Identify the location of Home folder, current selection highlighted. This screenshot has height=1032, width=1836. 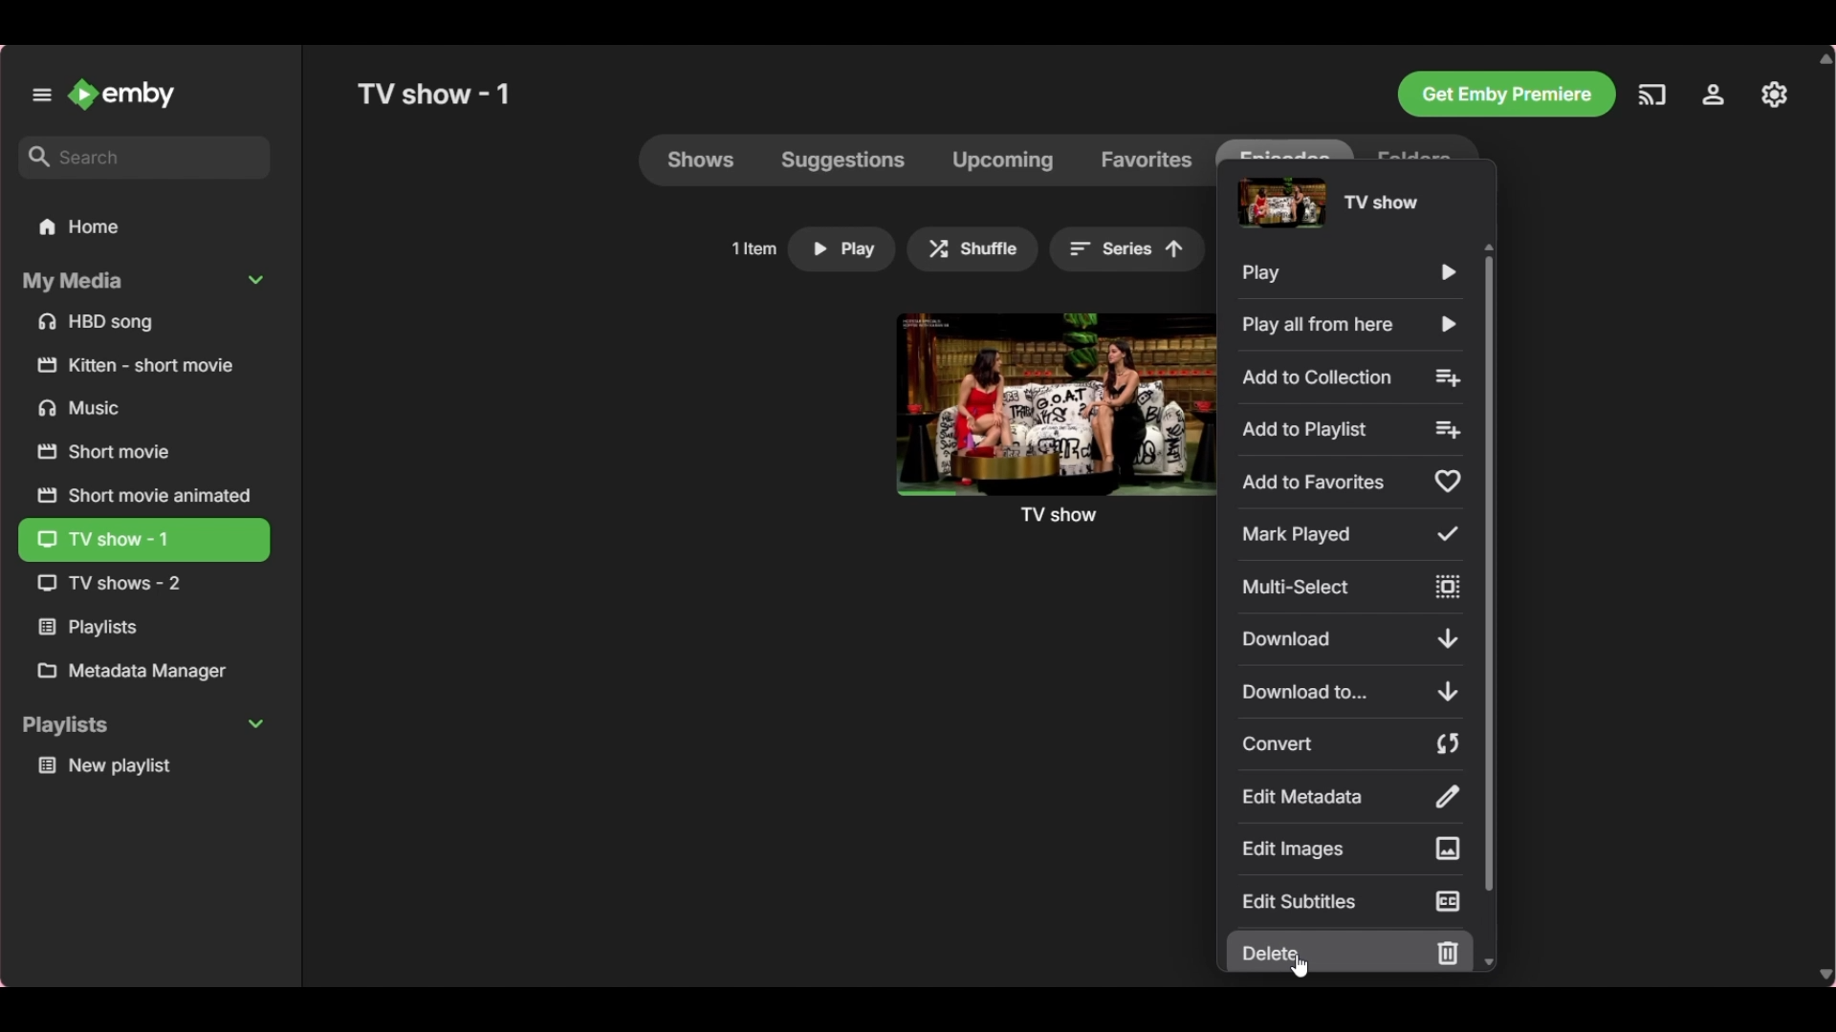
(143, 227).